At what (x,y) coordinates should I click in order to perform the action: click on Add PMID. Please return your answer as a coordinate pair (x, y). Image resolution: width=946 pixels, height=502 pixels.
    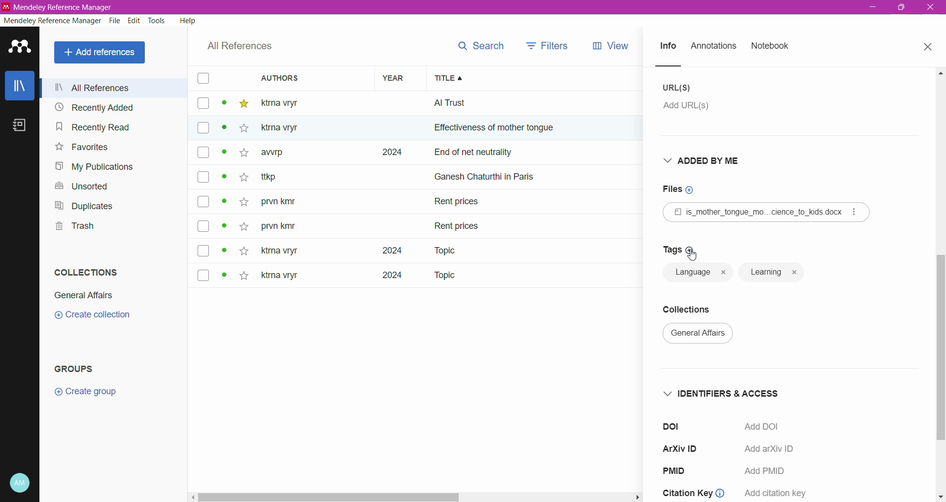
    Looking at the image, I should click on (768, 471).